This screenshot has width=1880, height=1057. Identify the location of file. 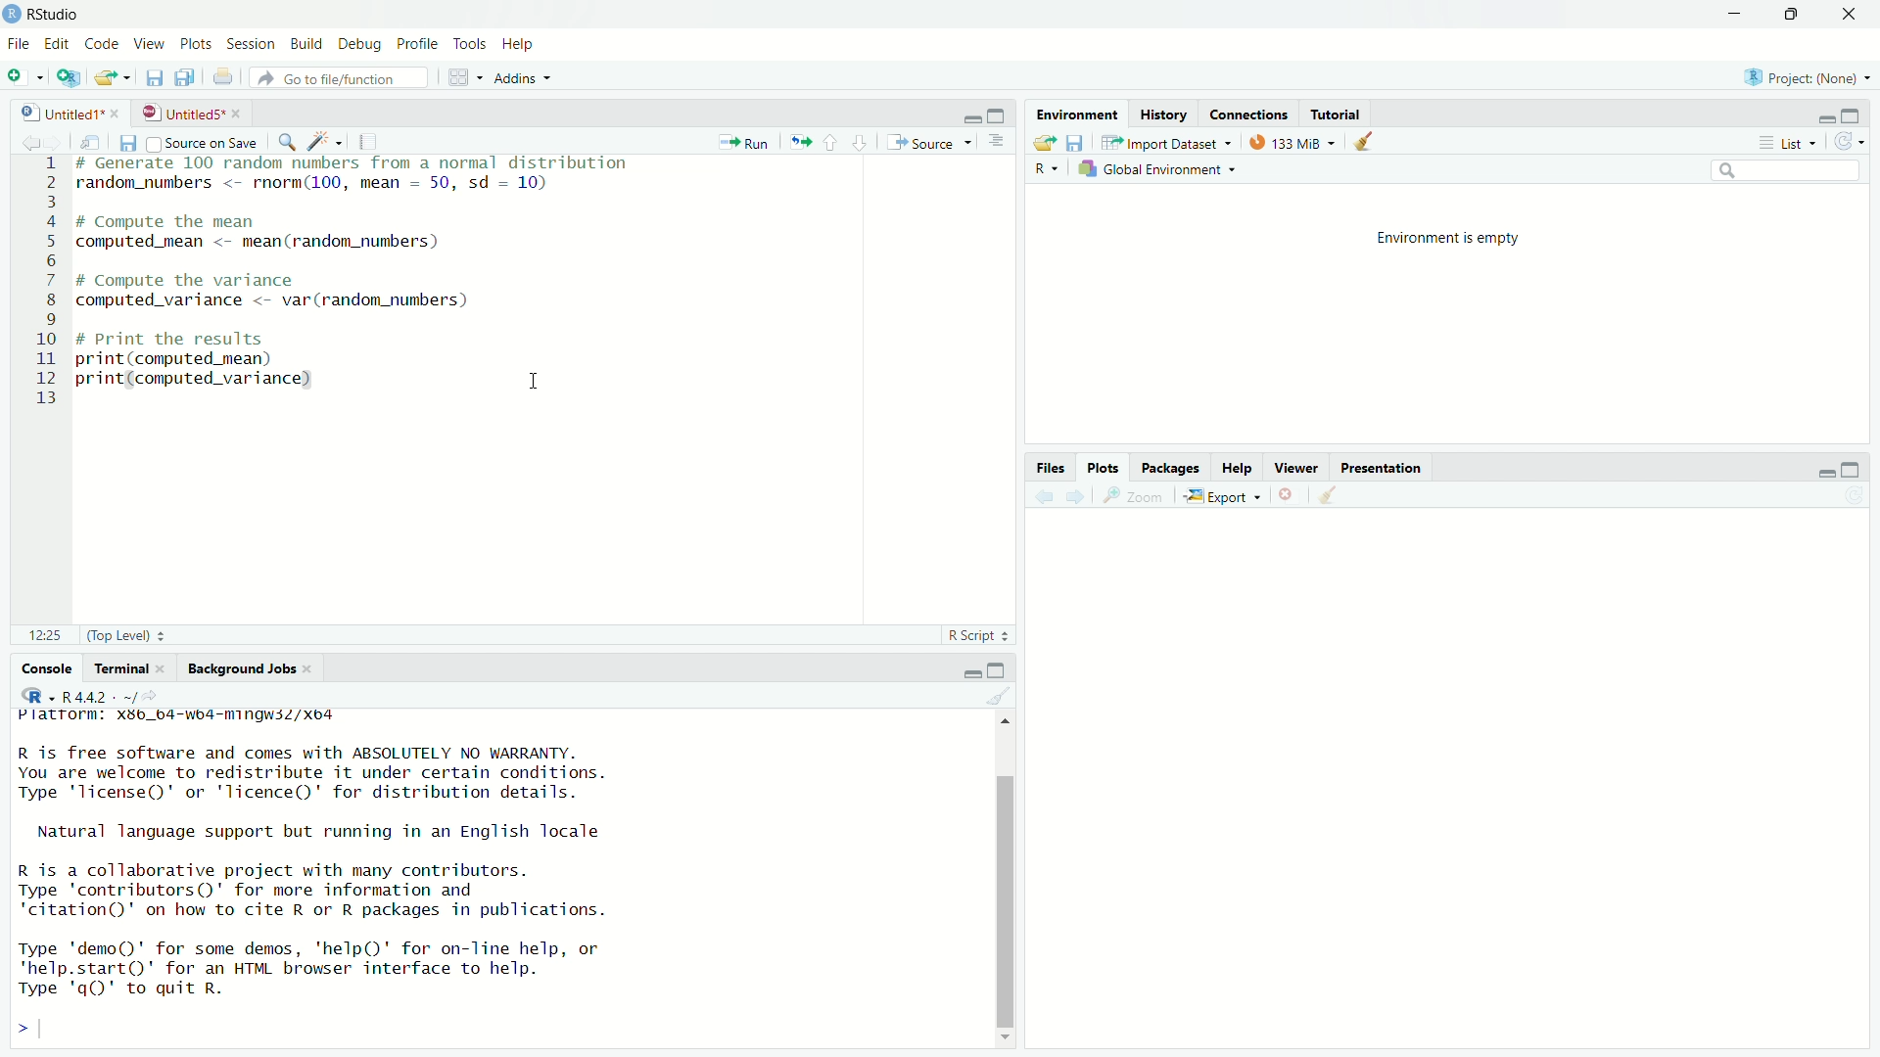
(18, 45).